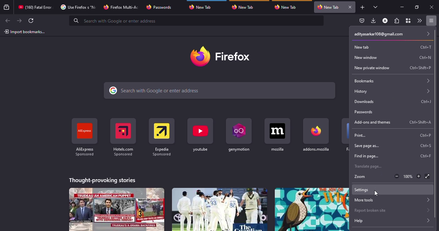 The image size is (439, 231). Describe the element at coordinates (435, 125) in the screenshot. I see `scroll bar` at that location.